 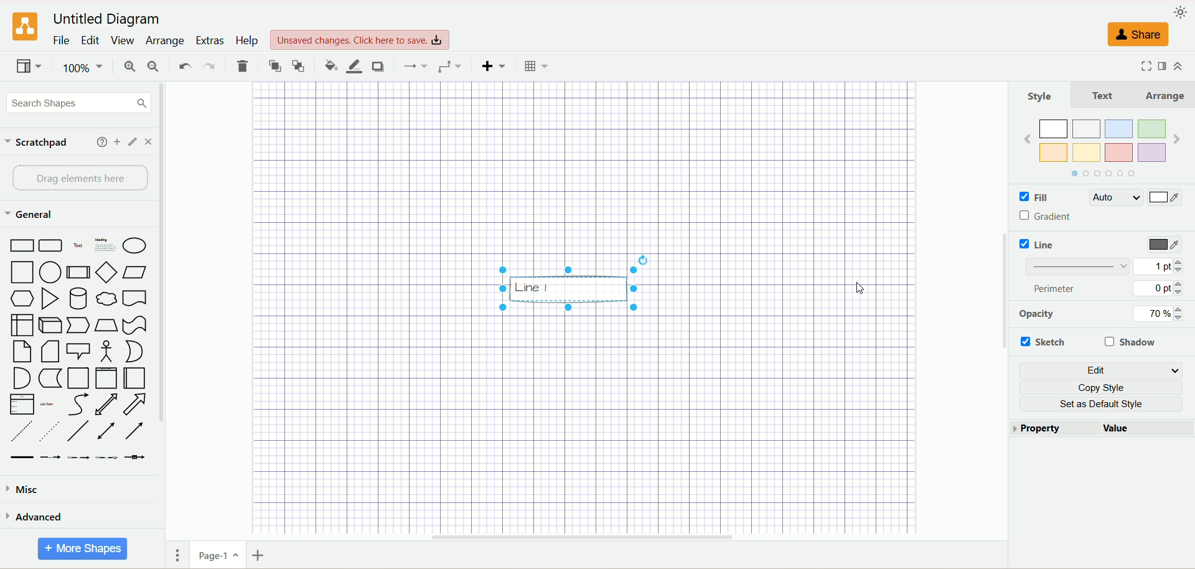 I want to click on page-1, so click(x=215, y=555).